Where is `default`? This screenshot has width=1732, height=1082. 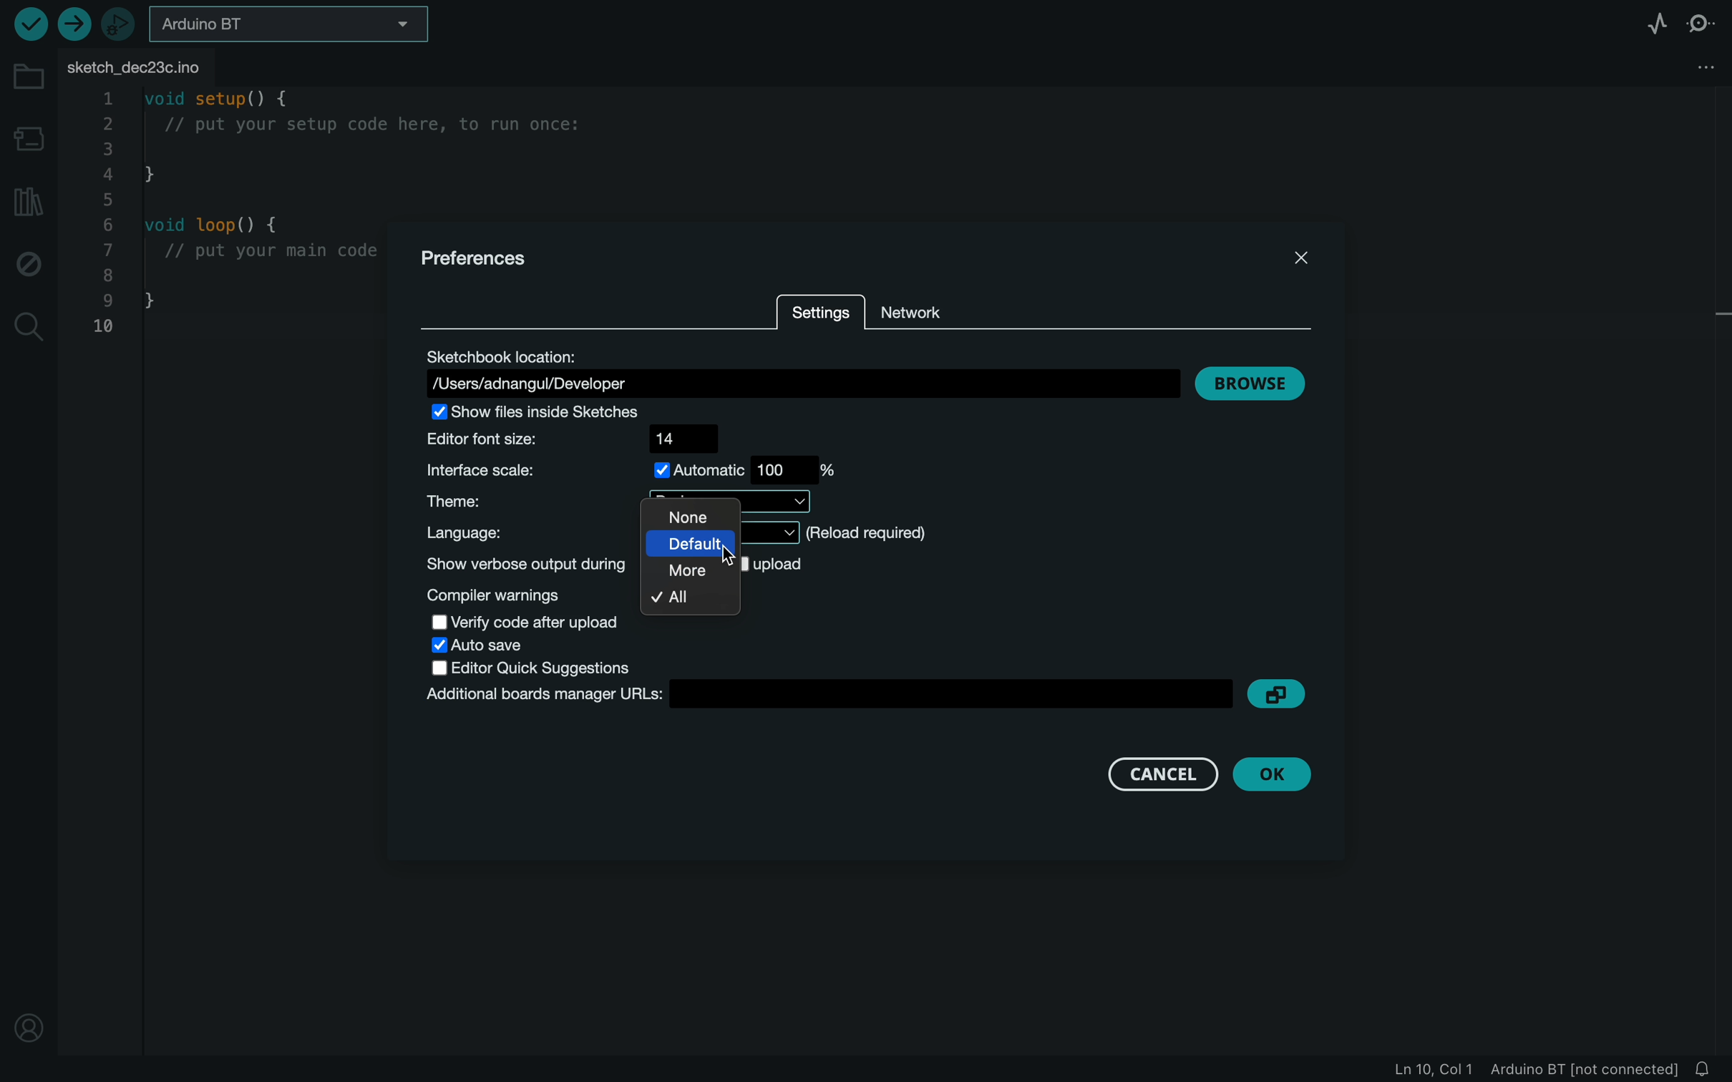
default is located at coordinates (694, 546).